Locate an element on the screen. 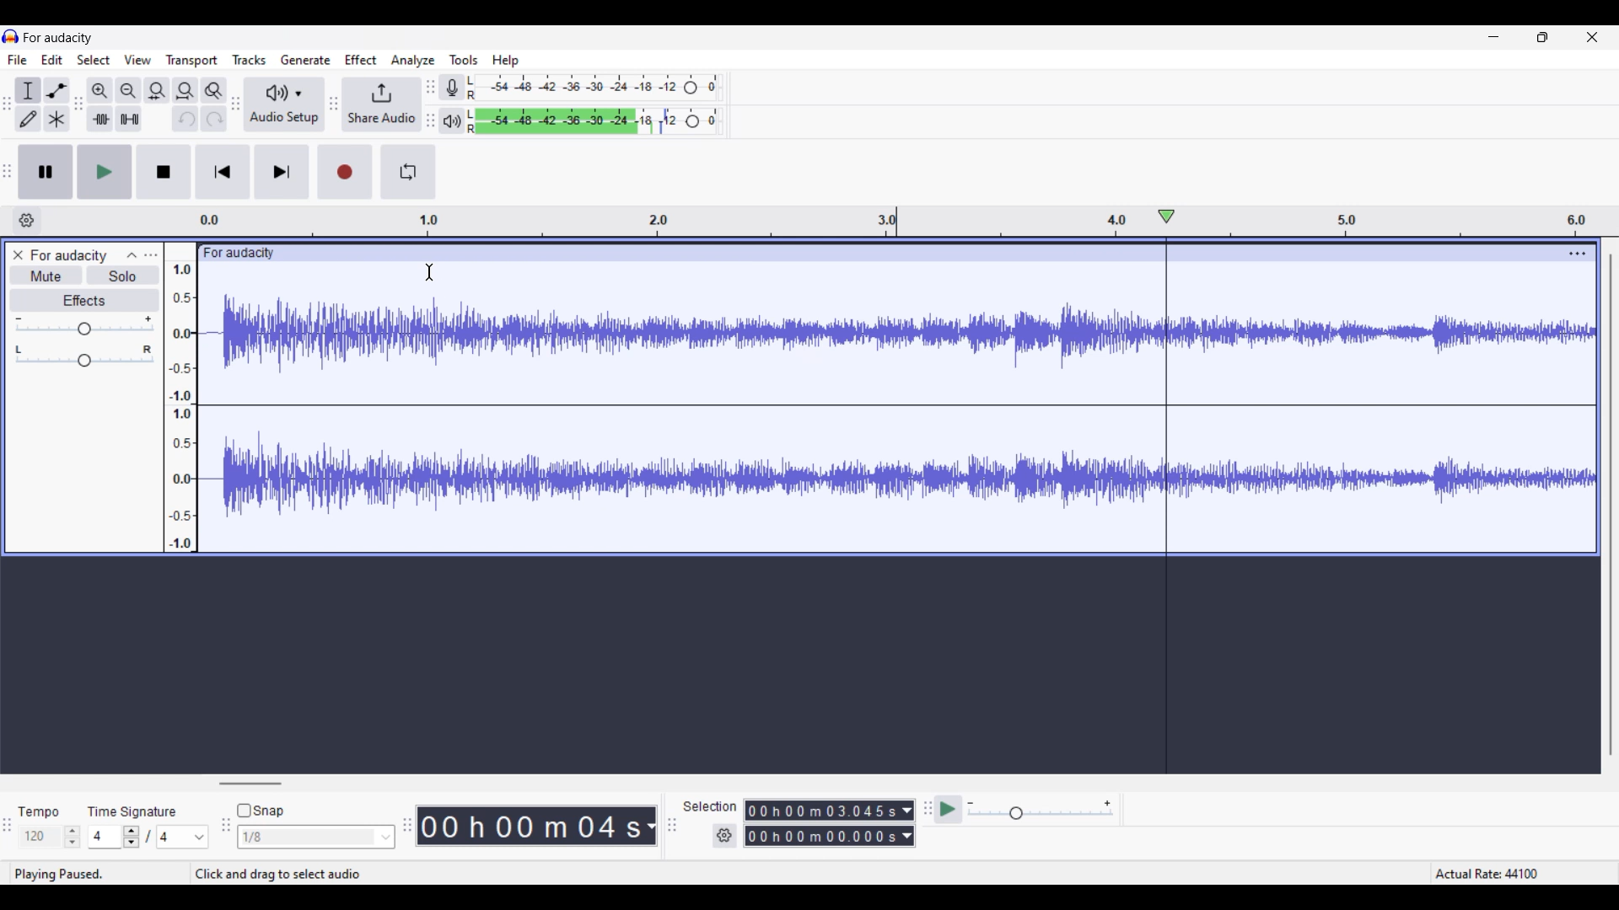  Effects is located at coordinates (83, 300).